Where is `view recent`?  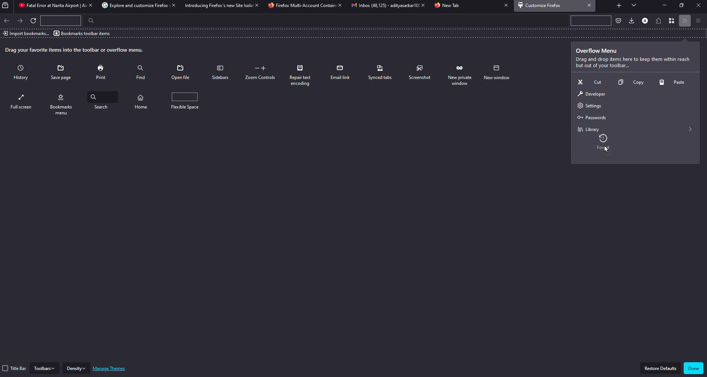
view recent is located at coordinates (7, 6).